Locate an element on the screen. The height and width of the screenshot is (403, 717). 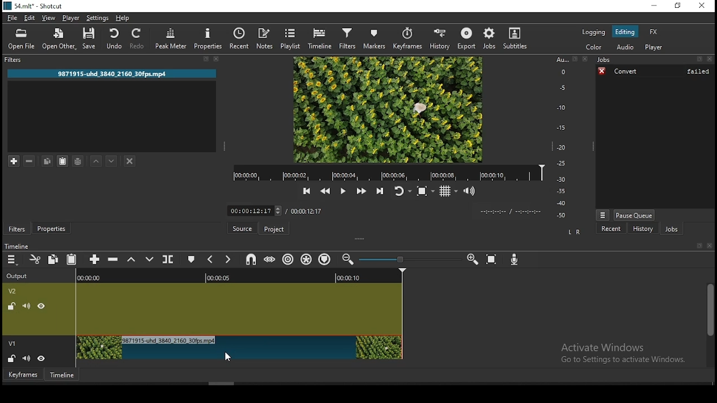
paste is located at coordinates (62, 162).